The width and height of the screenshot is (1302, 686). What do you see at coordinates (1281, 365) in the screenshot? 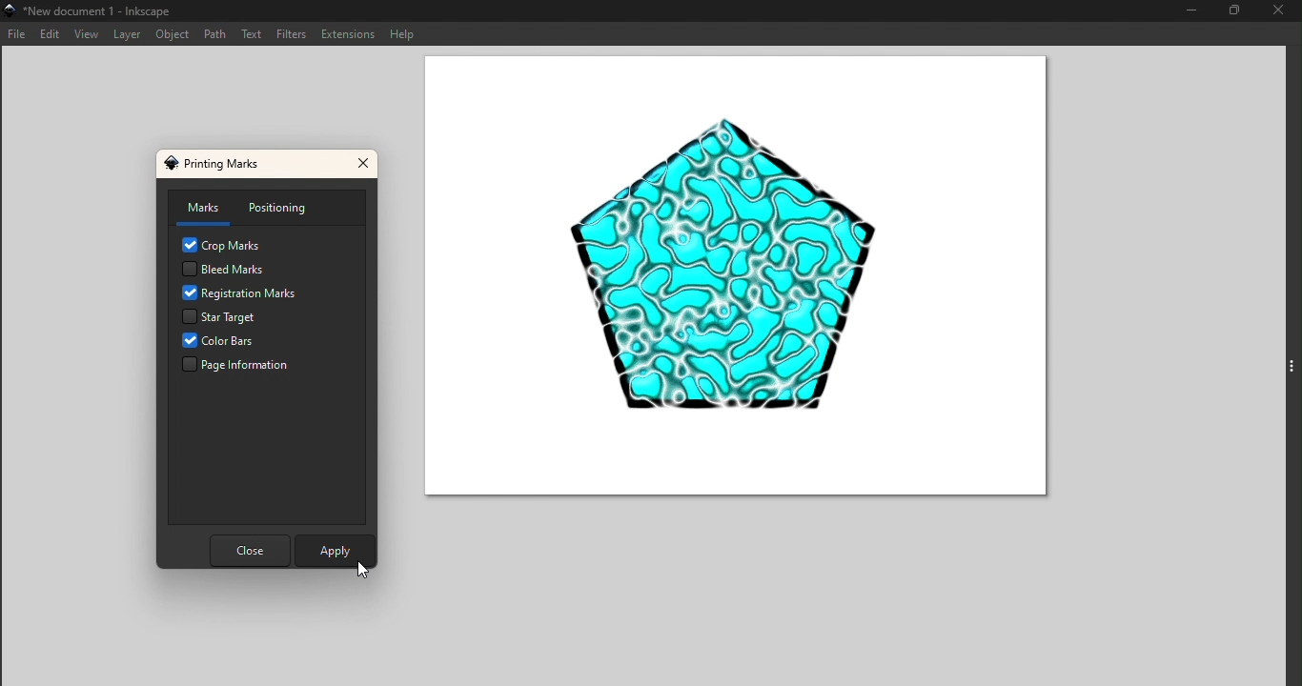
I see `Toggle command panel` at bounding box center [1281, 365].